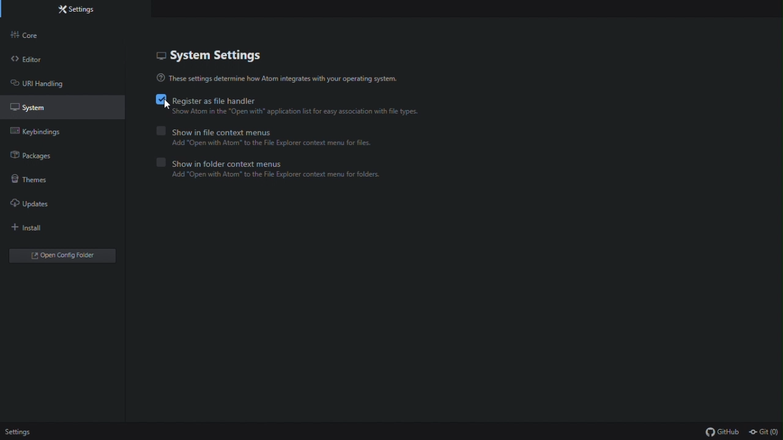 The height and width of the screenshot is (440, 783). Describe the element at coordinates (298, 113) in the screenshot. I see `Show Atom in the “Open with" application list for easy association with file types.` at that location.